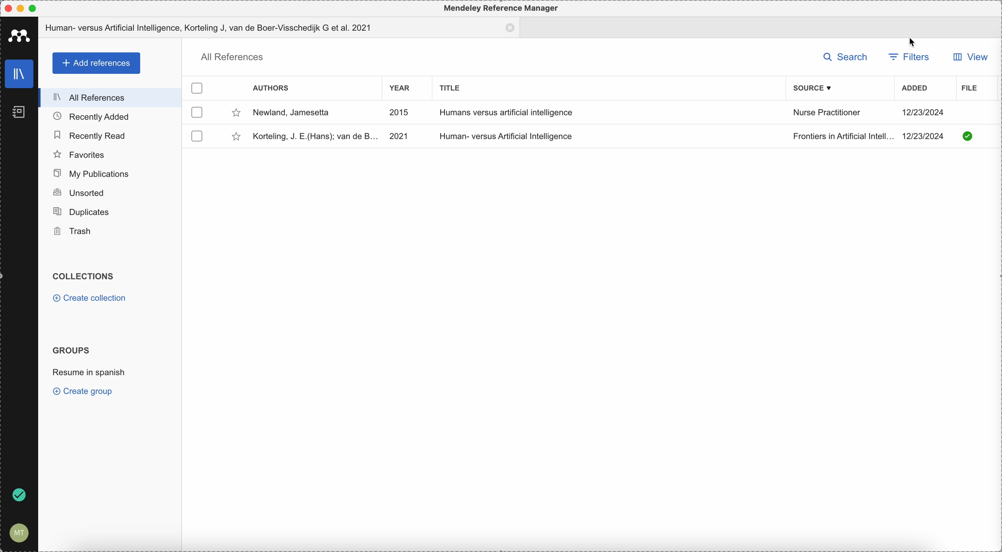 The height and width of the screenshot is (552, 1002). I want to click on groups, so click(72, 350).